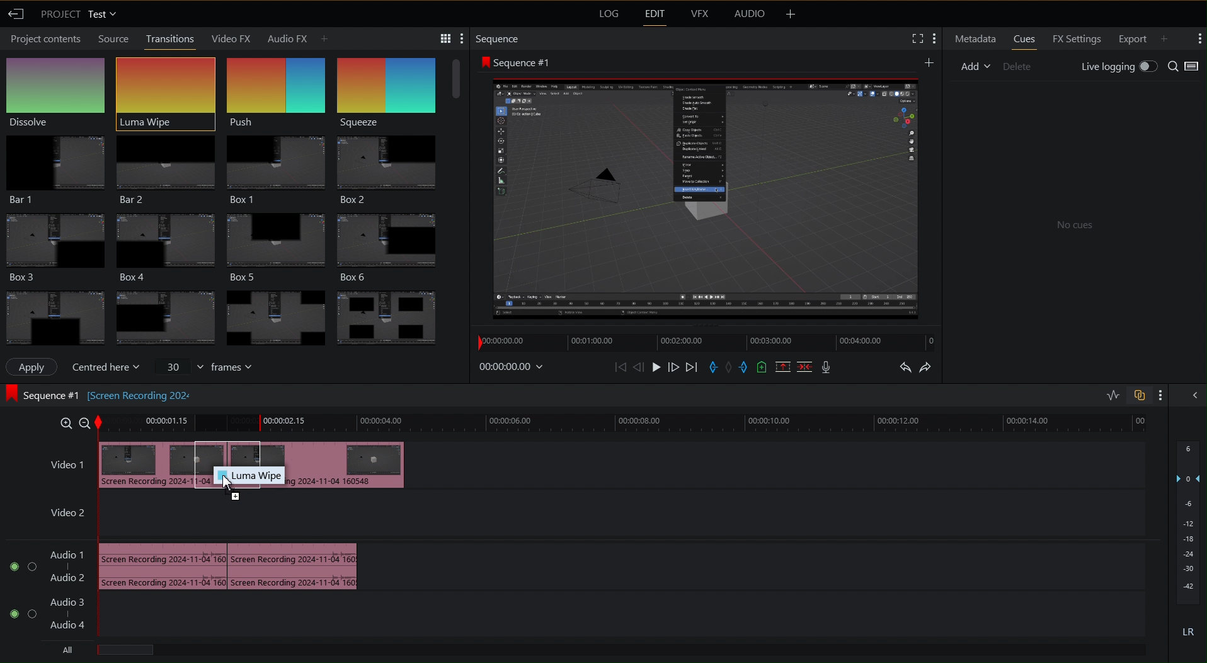  Describe the element at coordinates (1169, 37) in the screenshot. I see `Add` at that location.